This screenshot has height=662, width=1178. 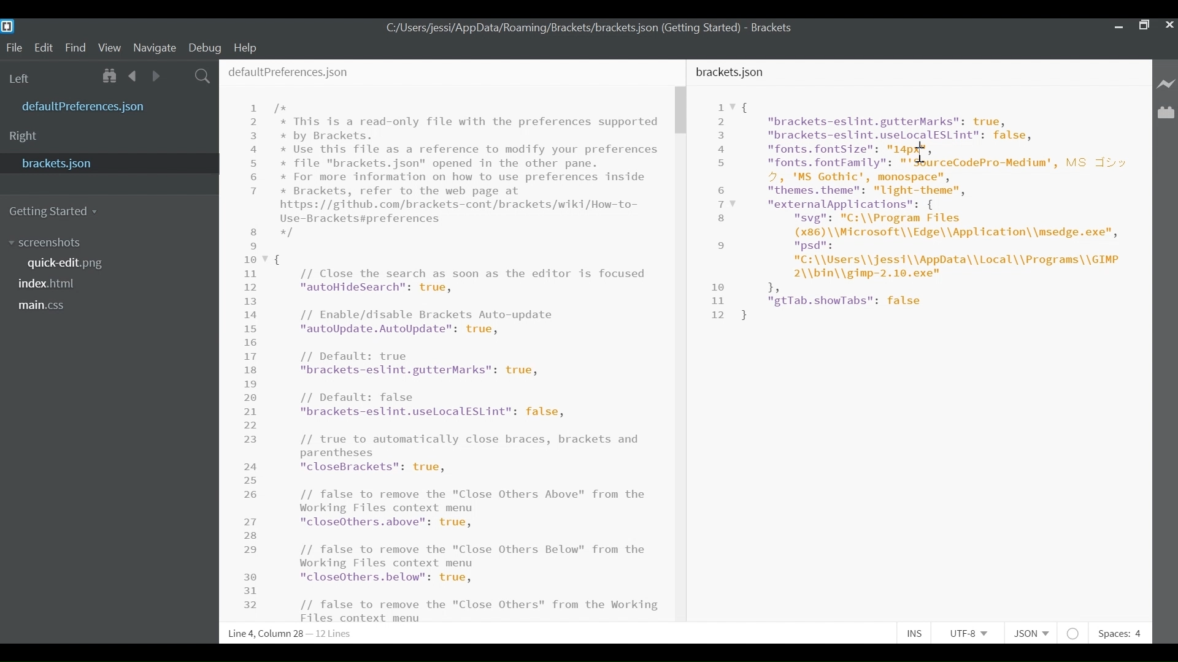 I want to click on Debug, so click(x=205, y=47).